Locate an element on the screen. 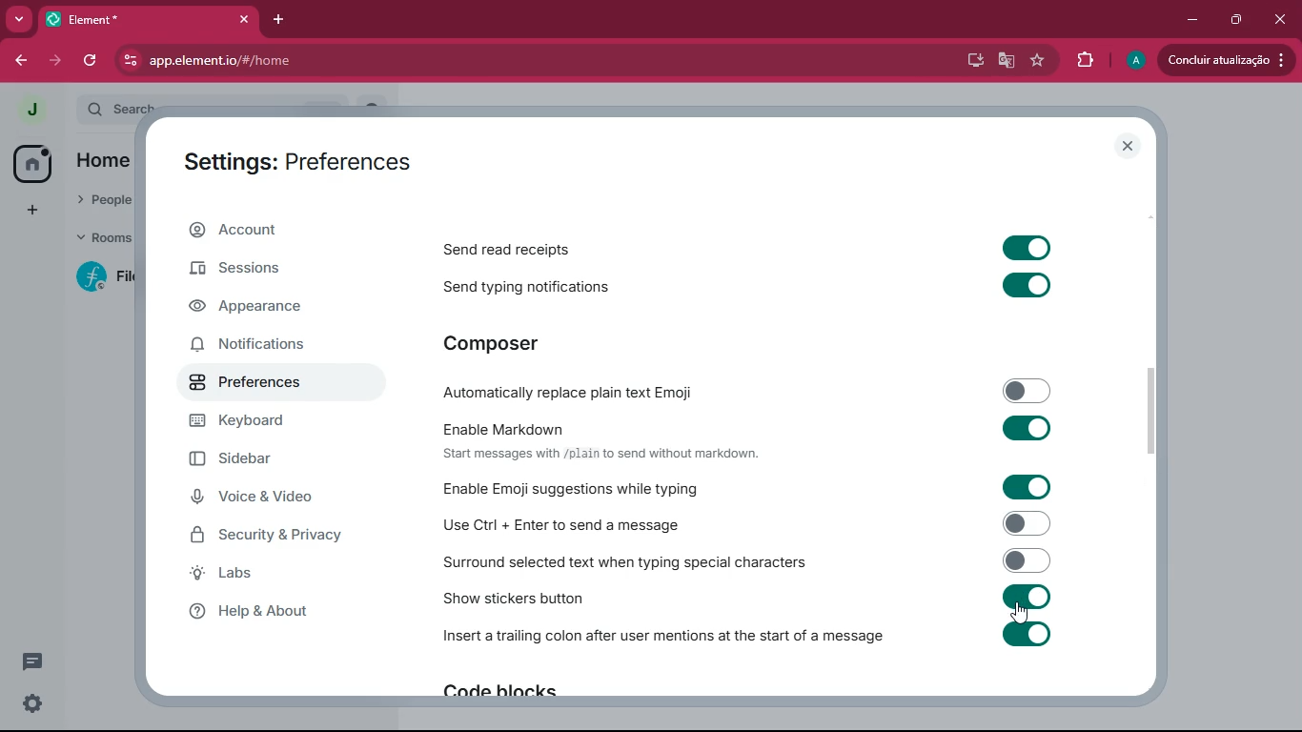 Image resolution: width=1302 pixels, height=732 pixels. cursor is located at coordinates (1019, 611).